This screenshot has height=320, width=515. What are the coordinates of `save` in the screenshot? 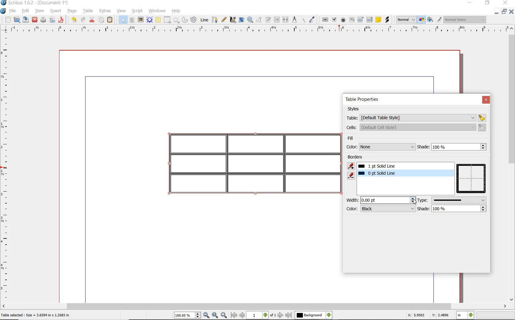 It's located at (25, 20).